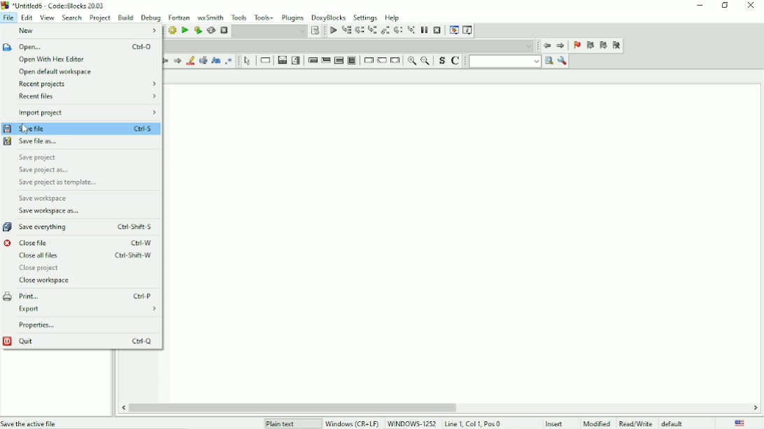 This screenshot has width=764, height=429. I want to click on Minimize, so click(698, 6).